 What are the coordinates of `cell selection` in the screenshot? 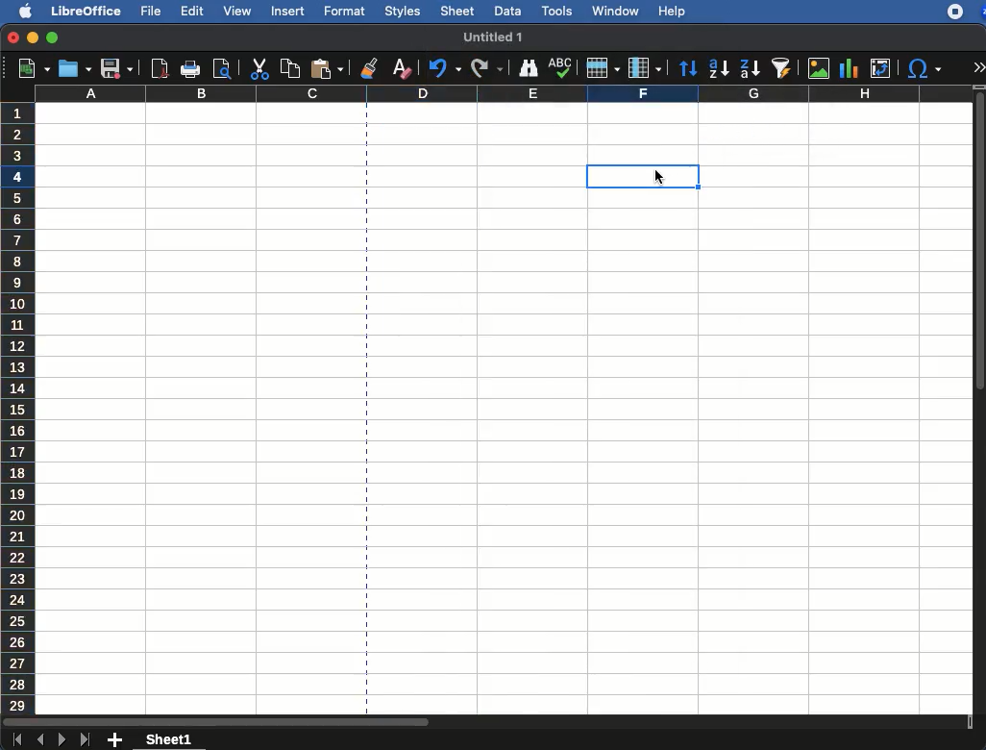 It's located at (616, 176).